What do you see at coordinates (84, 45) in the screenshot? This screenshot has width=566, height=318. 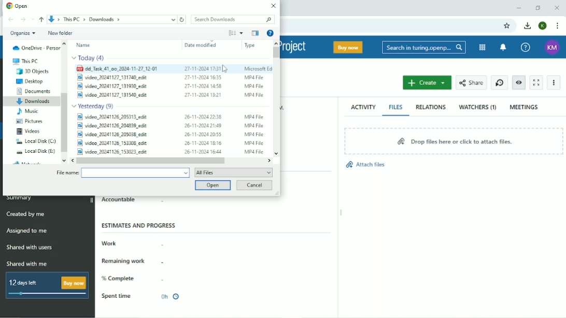 I see `Name` at bounding box center [84, 45].